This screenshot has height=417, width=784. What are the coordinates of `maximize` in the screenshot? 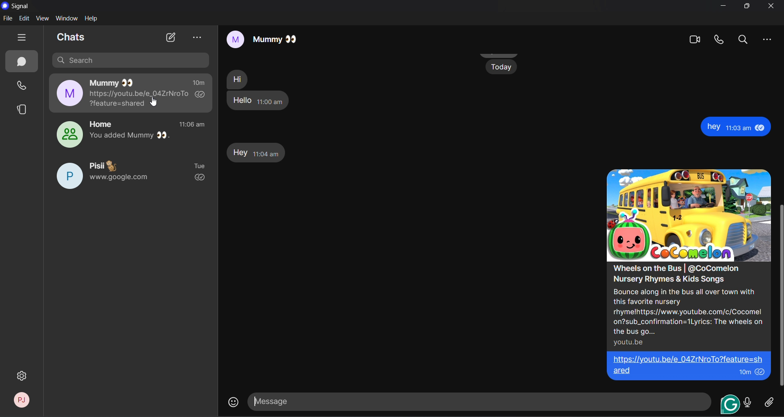 It's located at (745, 7).